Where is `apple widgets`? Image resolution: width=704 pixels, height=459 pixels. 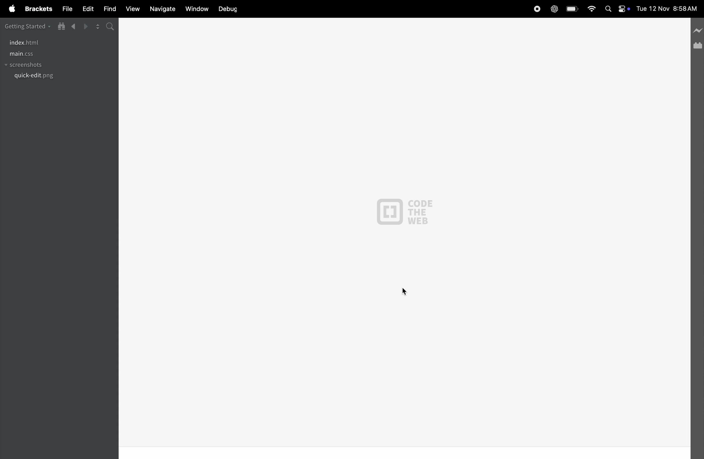 apple widgets is located at coordinates (617, 8).